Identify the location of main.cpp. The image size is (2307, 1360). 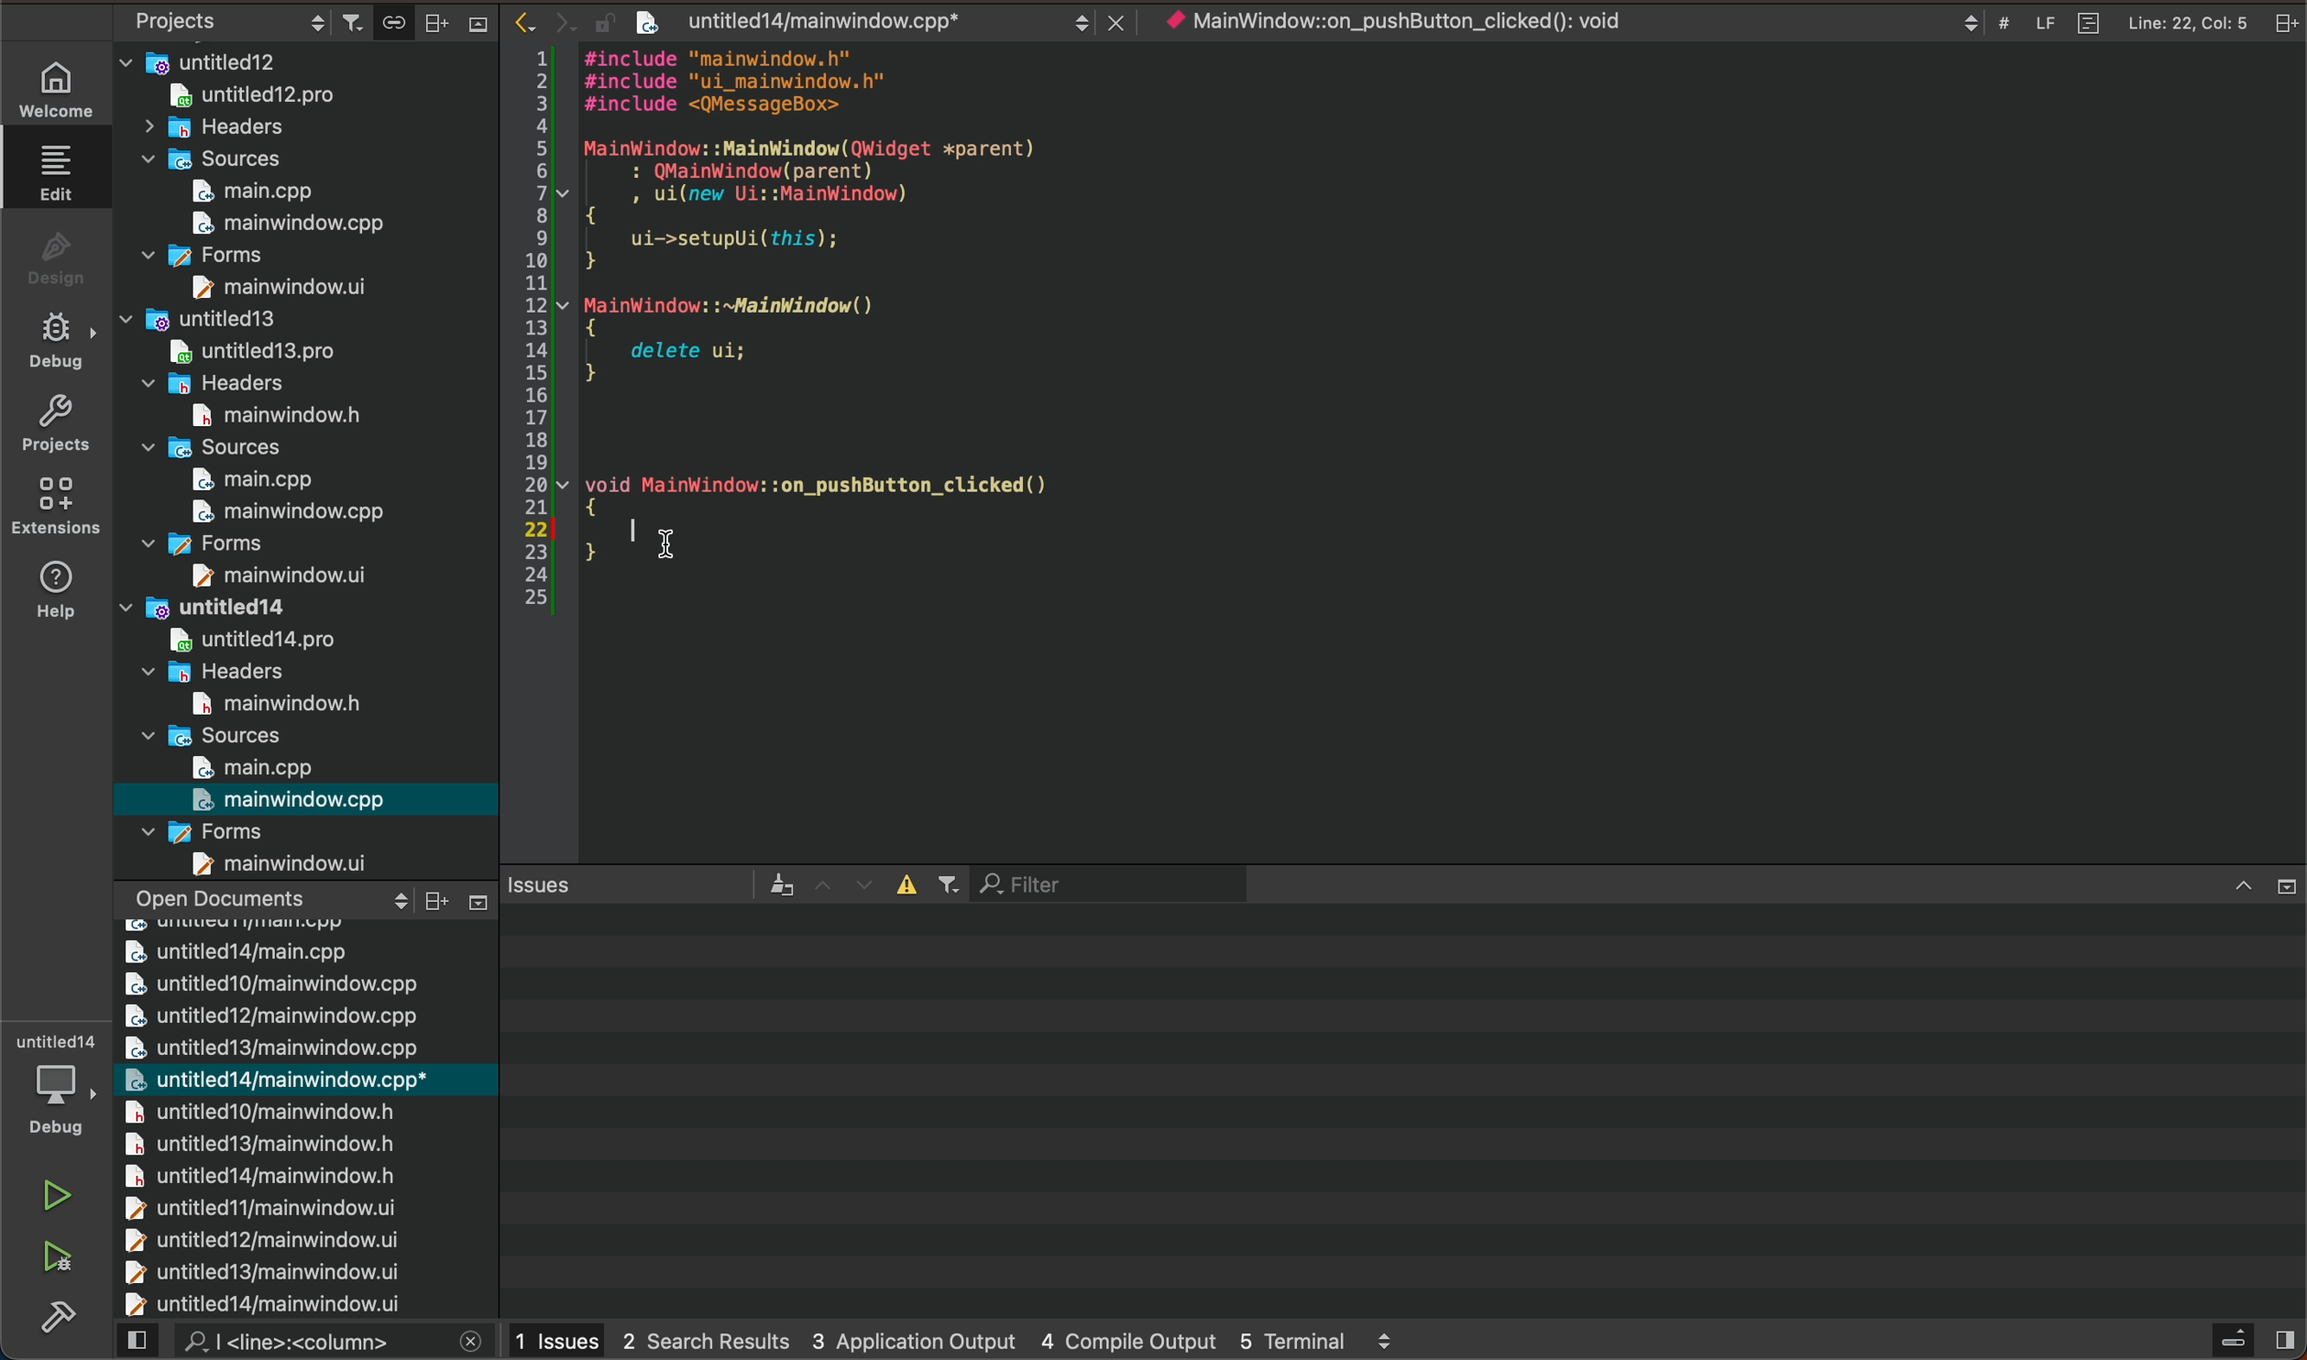
(237, 481).